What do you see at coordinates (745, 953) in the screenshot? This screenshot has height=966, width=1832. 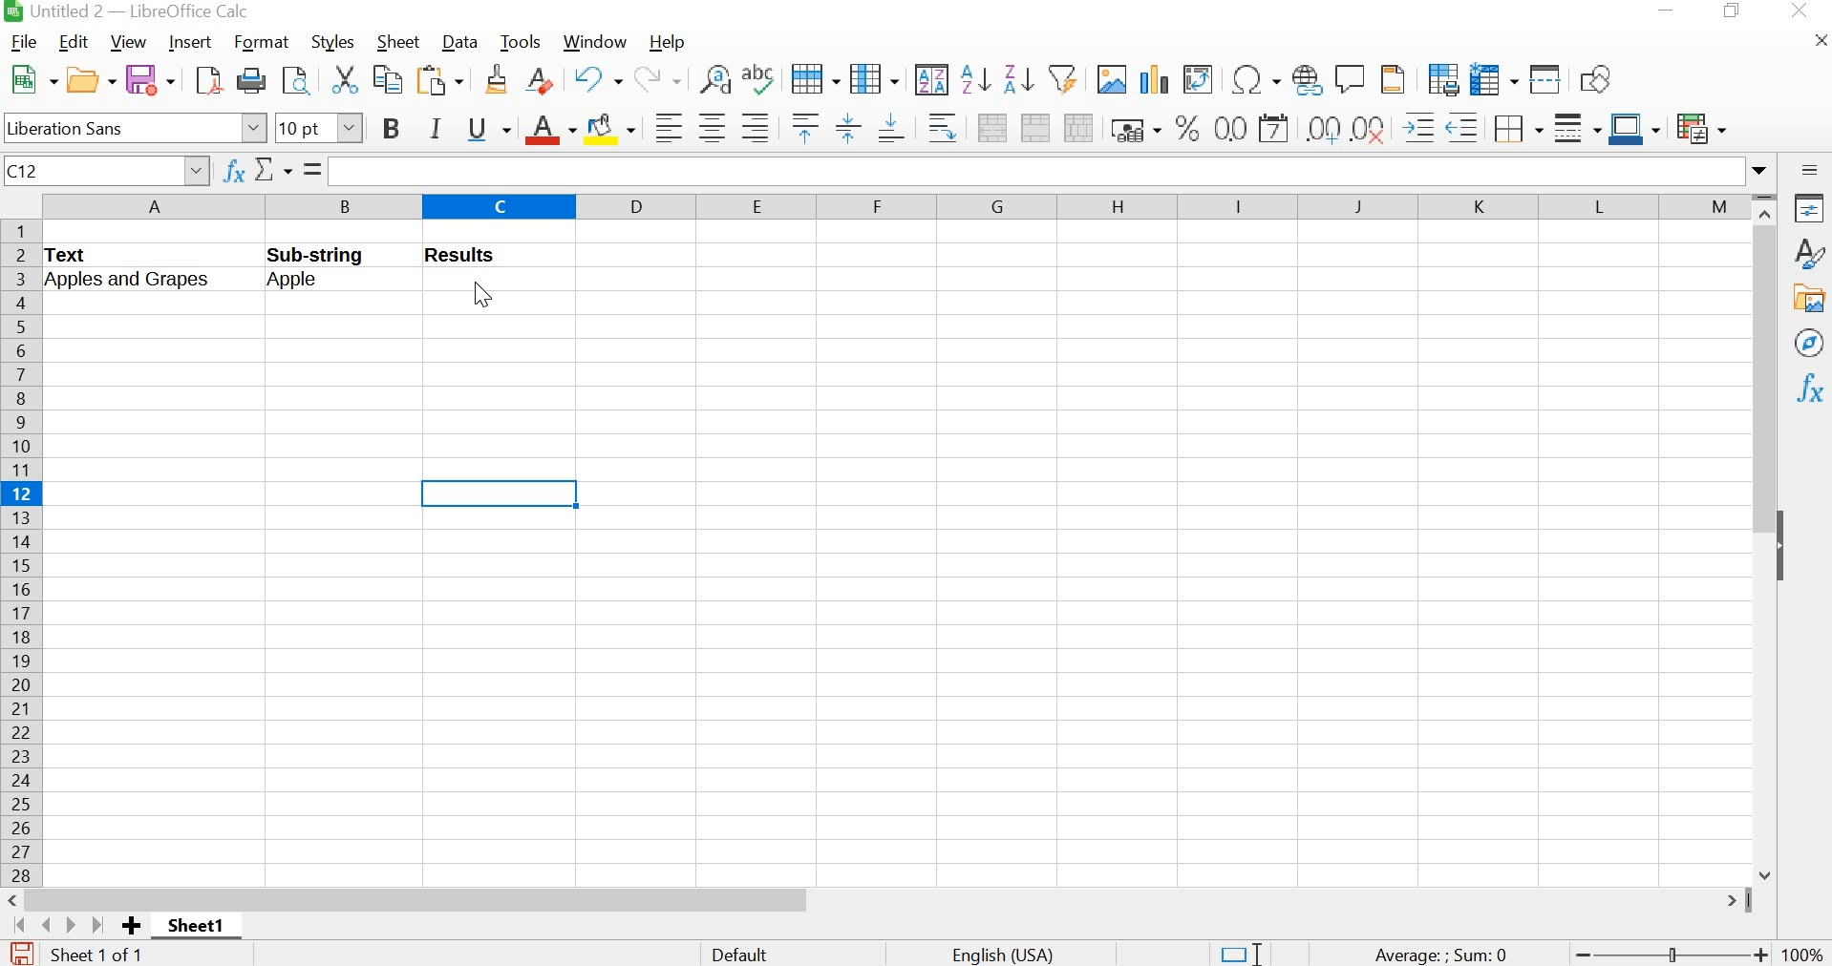 I see `default` at bounding box center [745, 953].